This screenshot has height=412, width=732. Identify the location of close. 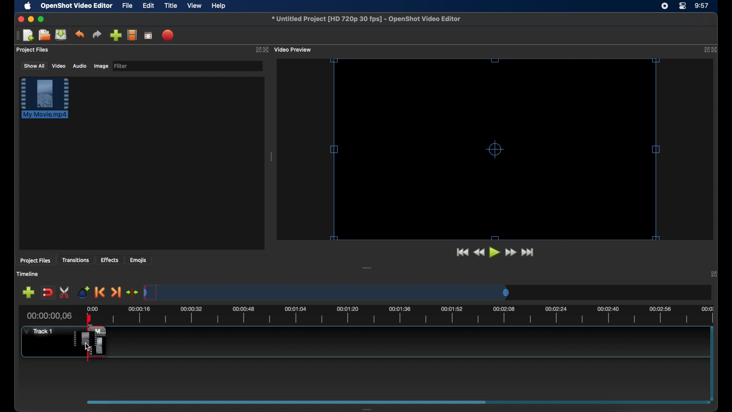
(267, 50).